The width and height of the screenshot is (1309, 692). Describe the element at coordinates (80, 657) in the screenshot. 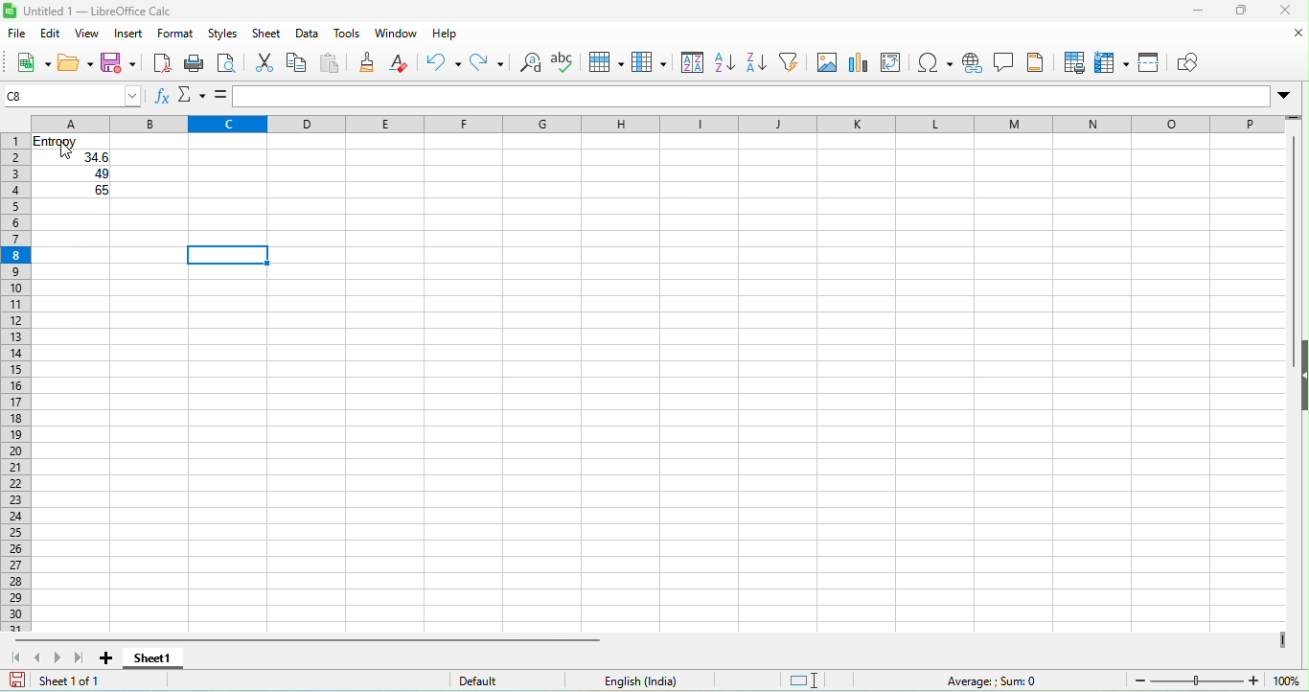

I see `scroll to last sheet` at that location.